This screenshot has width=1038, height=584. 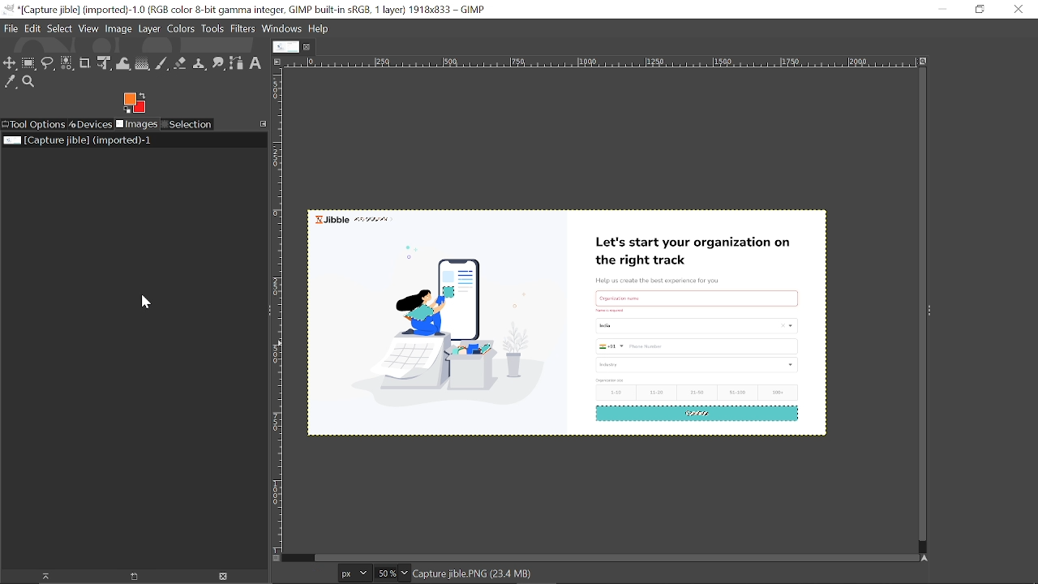 I want to click on cursor, so click(x=68, y=75).